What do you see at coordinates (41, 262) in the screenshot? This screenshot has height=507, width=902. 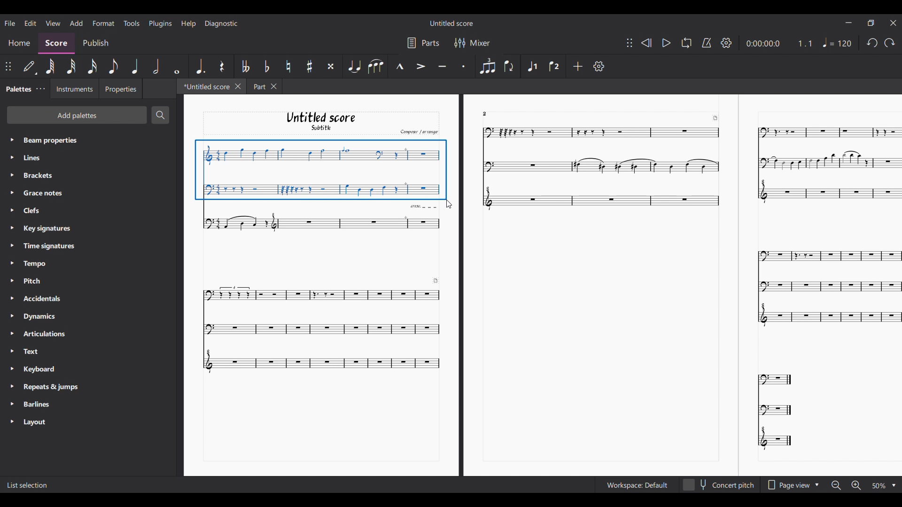 I see `Tempo` at bounding box center [41, 262].